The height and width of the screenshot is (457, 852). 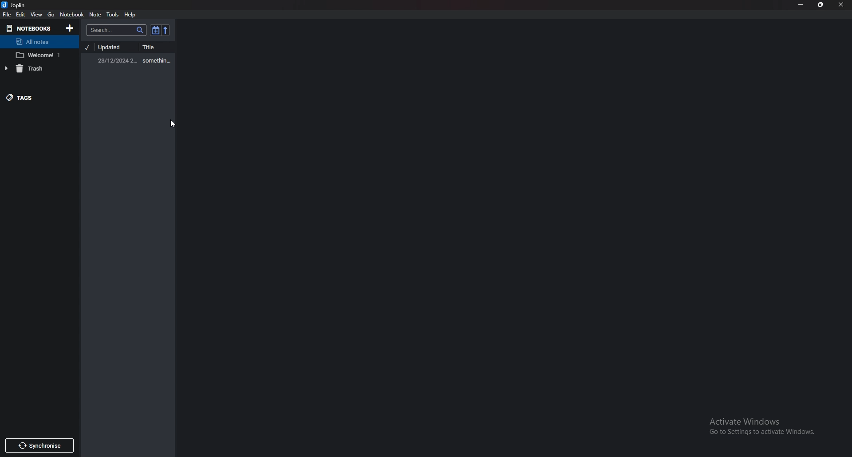 I want to click on Tools, so click(x=113, y=15).